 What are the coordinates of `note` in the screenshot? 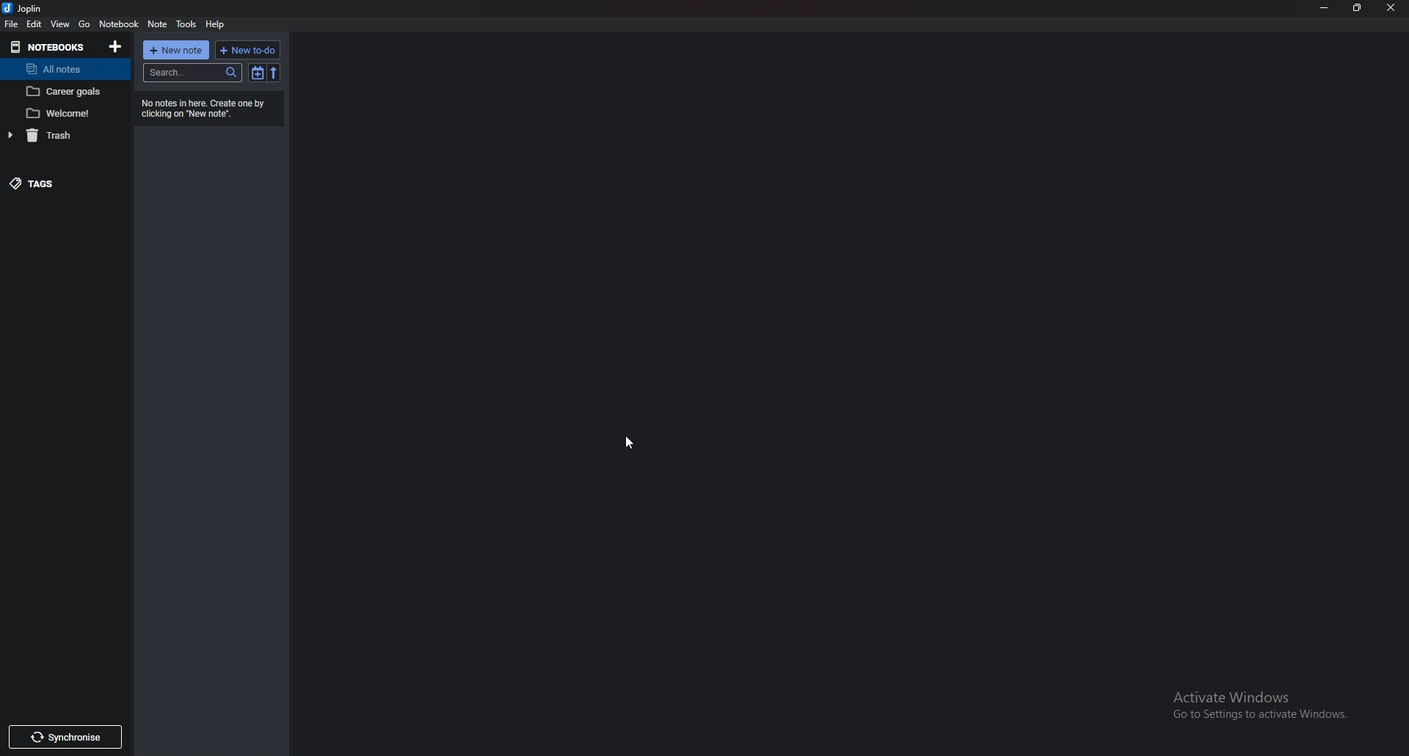 It's located at (157, 24).